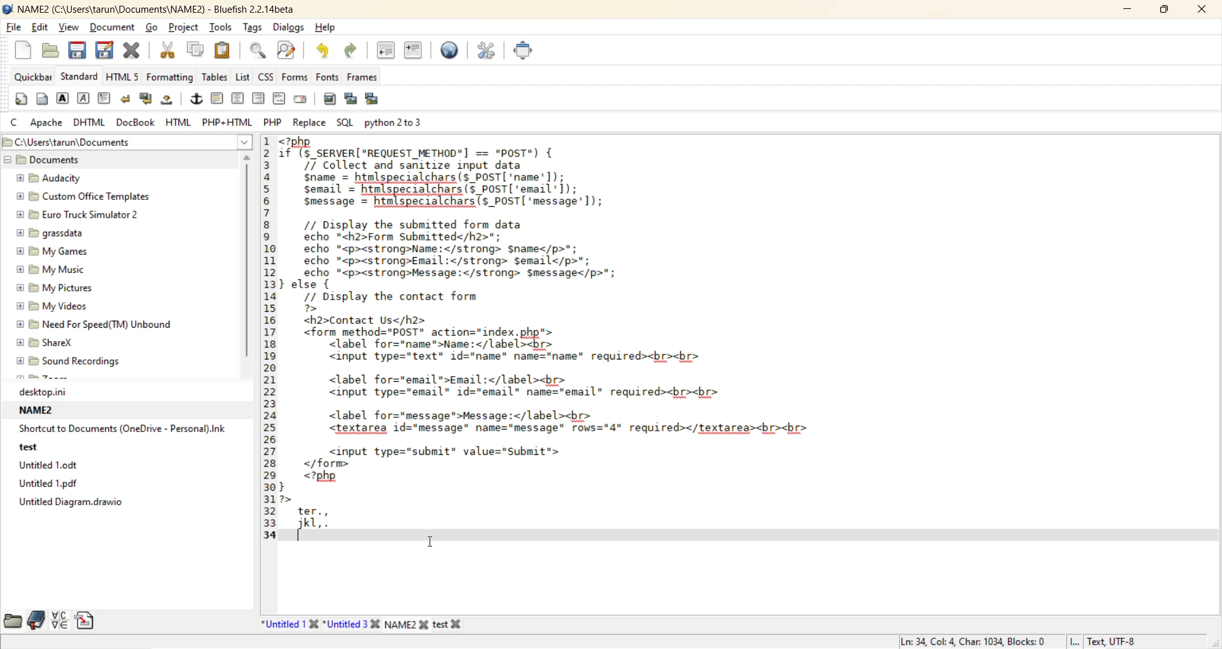 The width and height of the screenshot is (1222, 649). I want to click on find, so click(258, 52).